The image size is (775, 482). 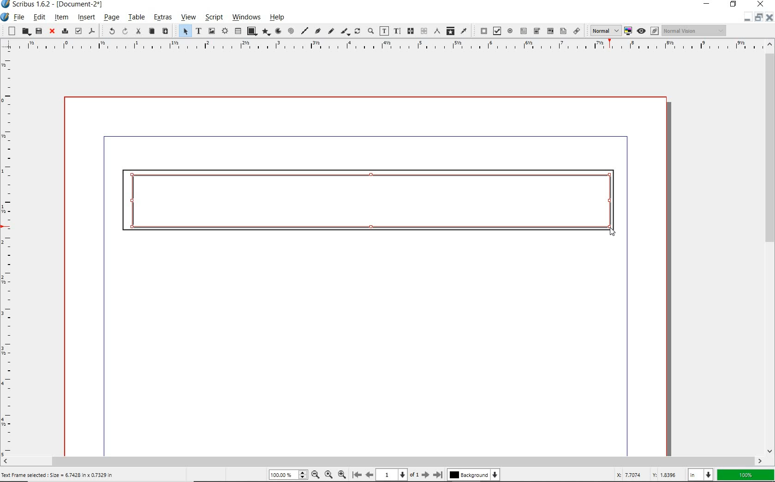 What do you see at coordinates (315, 474) in the screenshot?
I see `zoom in` at bounding box center [315, 474].